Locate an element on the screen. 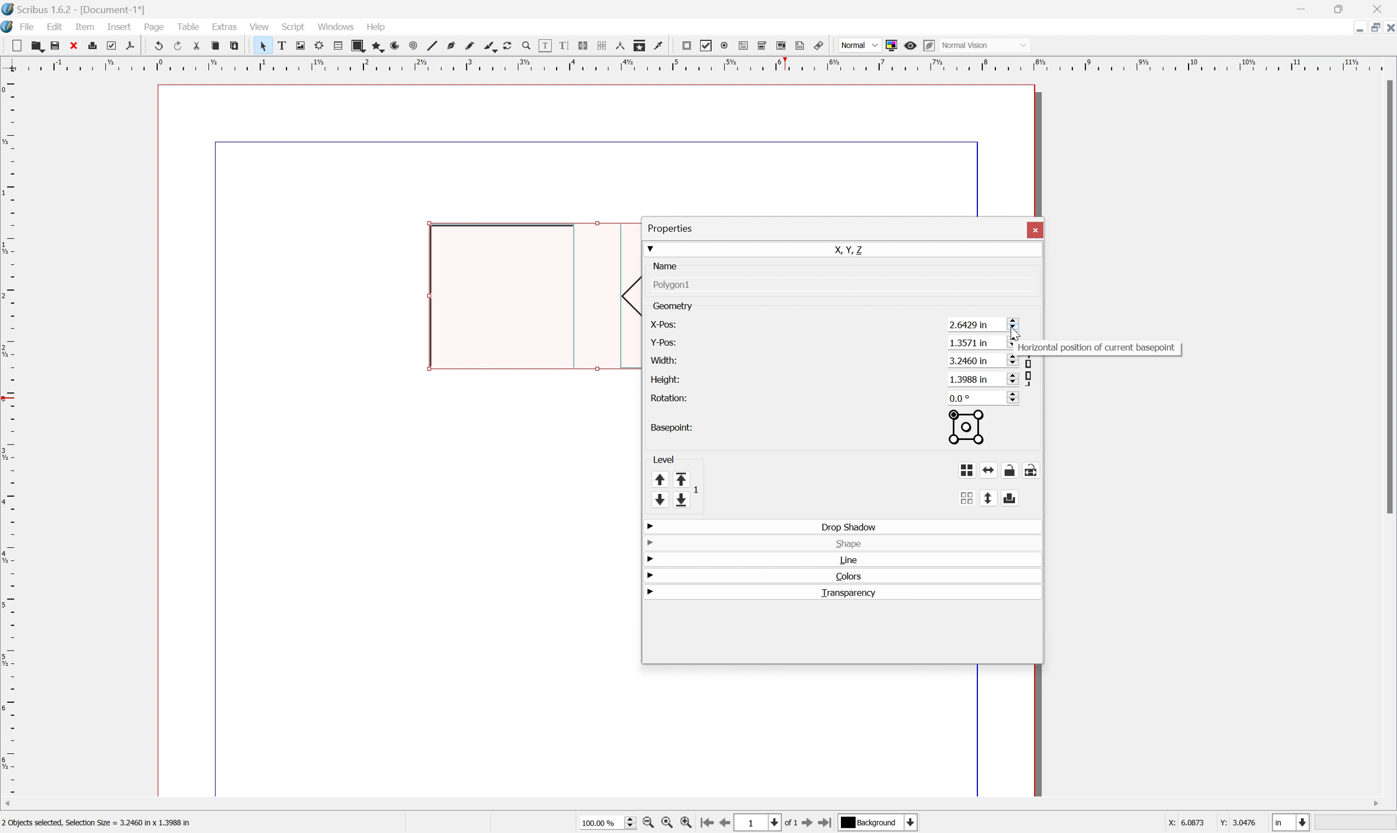 The width and height of the screenshot is (1397, 833). item is located at coordinates (86, 27).